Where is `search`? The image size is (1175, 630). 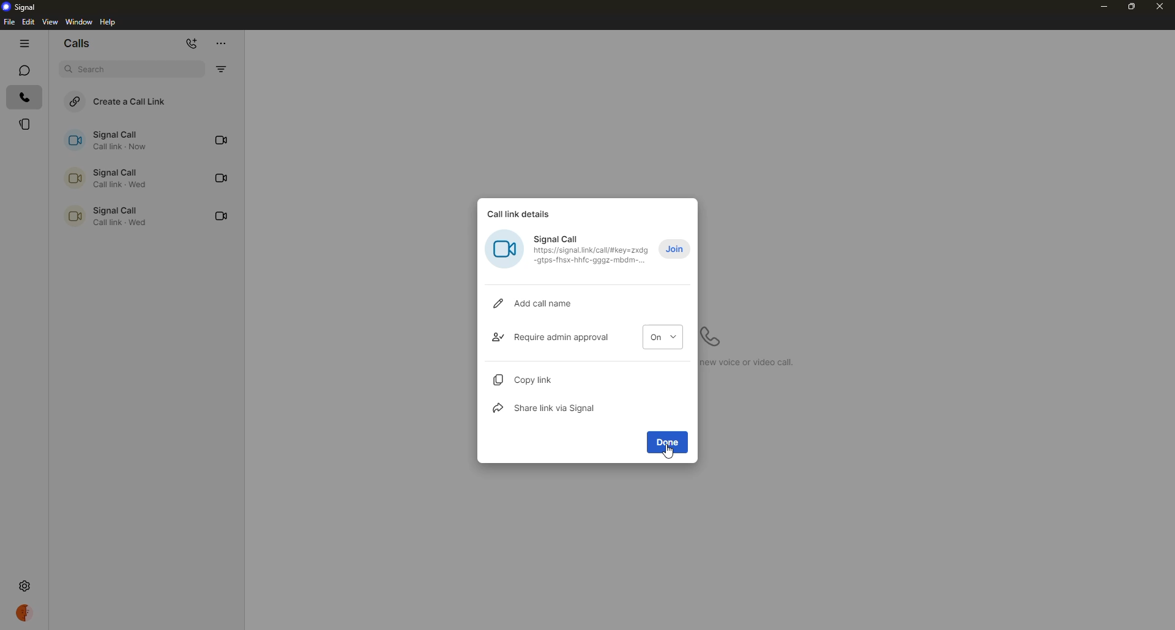
search is located at coordinates (130, 70).